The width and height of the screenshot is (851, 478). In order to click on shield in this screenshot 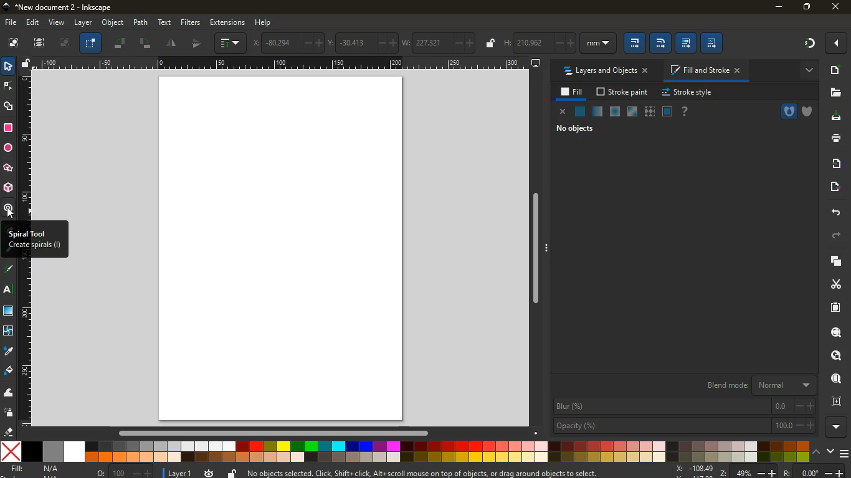, I will do `click(809, 111)`.